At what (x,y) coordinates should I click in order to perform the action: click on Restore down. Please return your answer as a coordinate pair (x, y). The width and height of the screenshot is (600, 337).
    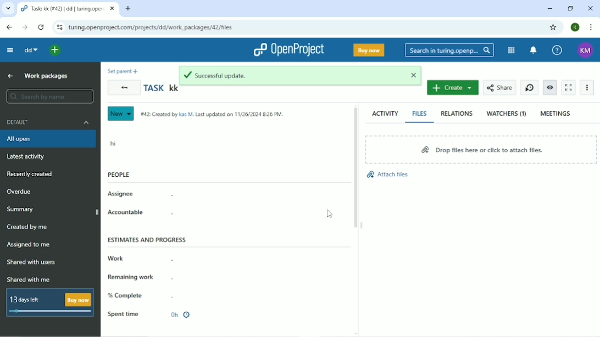
    Looking at the image, I should click on (571, 8).